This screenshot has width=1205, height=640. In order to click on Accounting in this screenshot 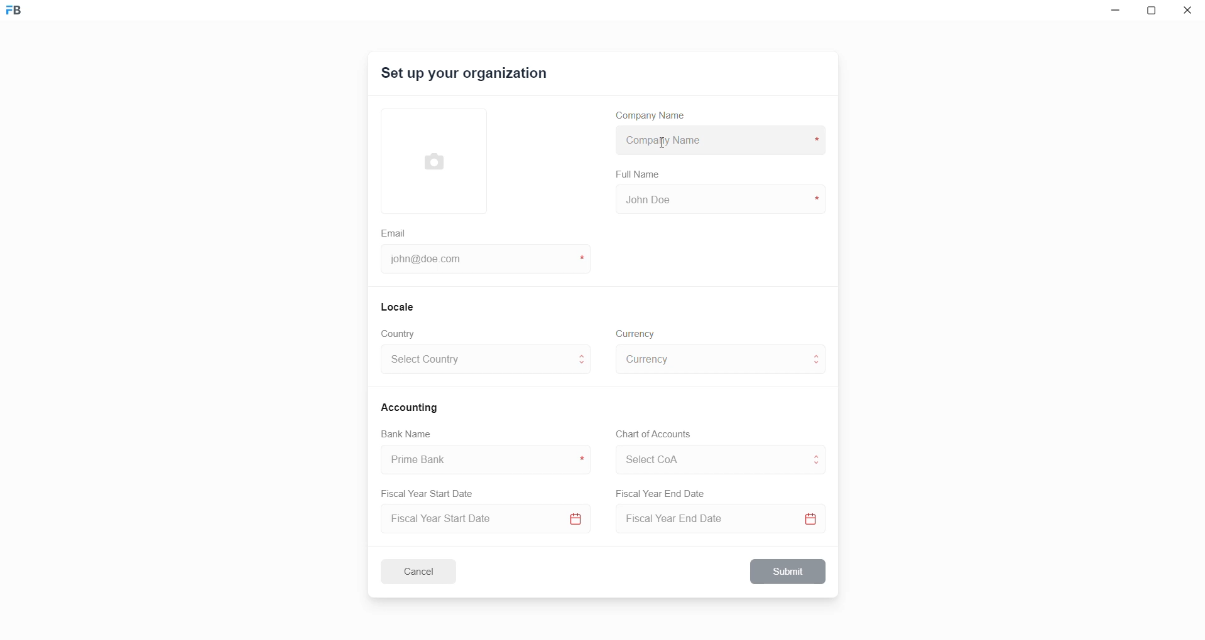, I will do `click(412, 407)`.